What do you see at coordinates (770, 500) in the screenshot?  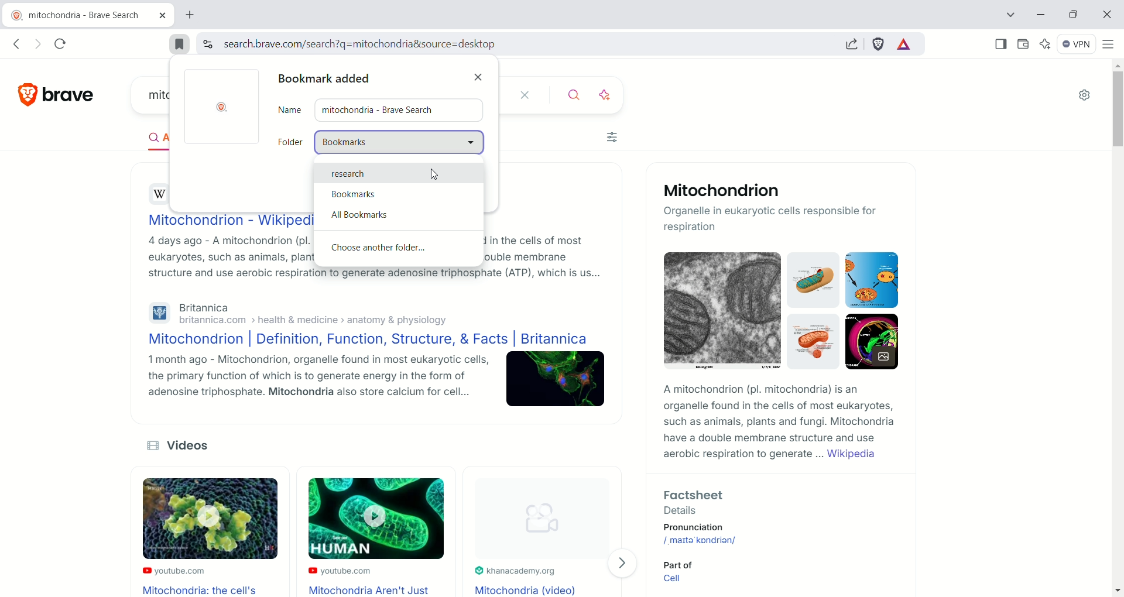 I see `Factsheet - Details` at bounding box center [770, 500].